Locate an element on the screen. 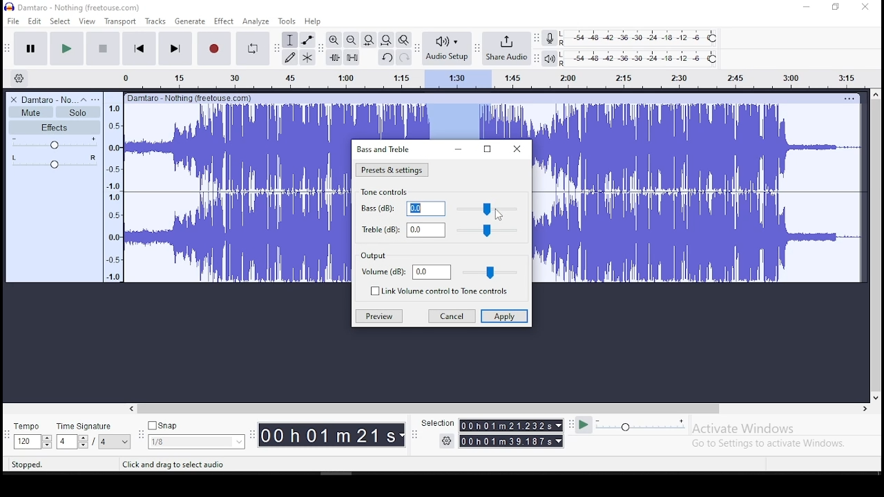  delete track is located at coordinates (15, 99).